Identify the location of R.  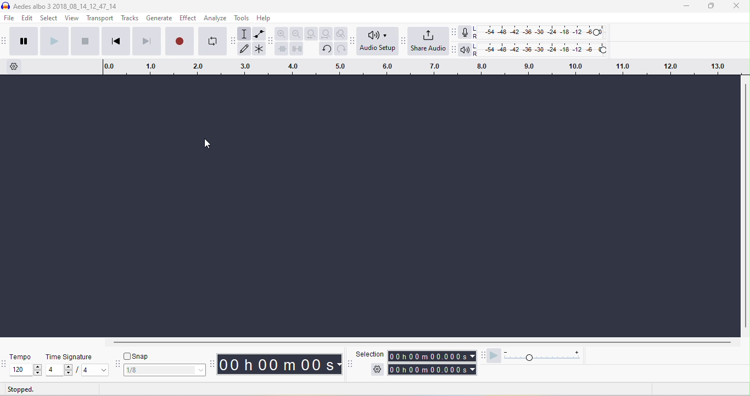
(477, 54).